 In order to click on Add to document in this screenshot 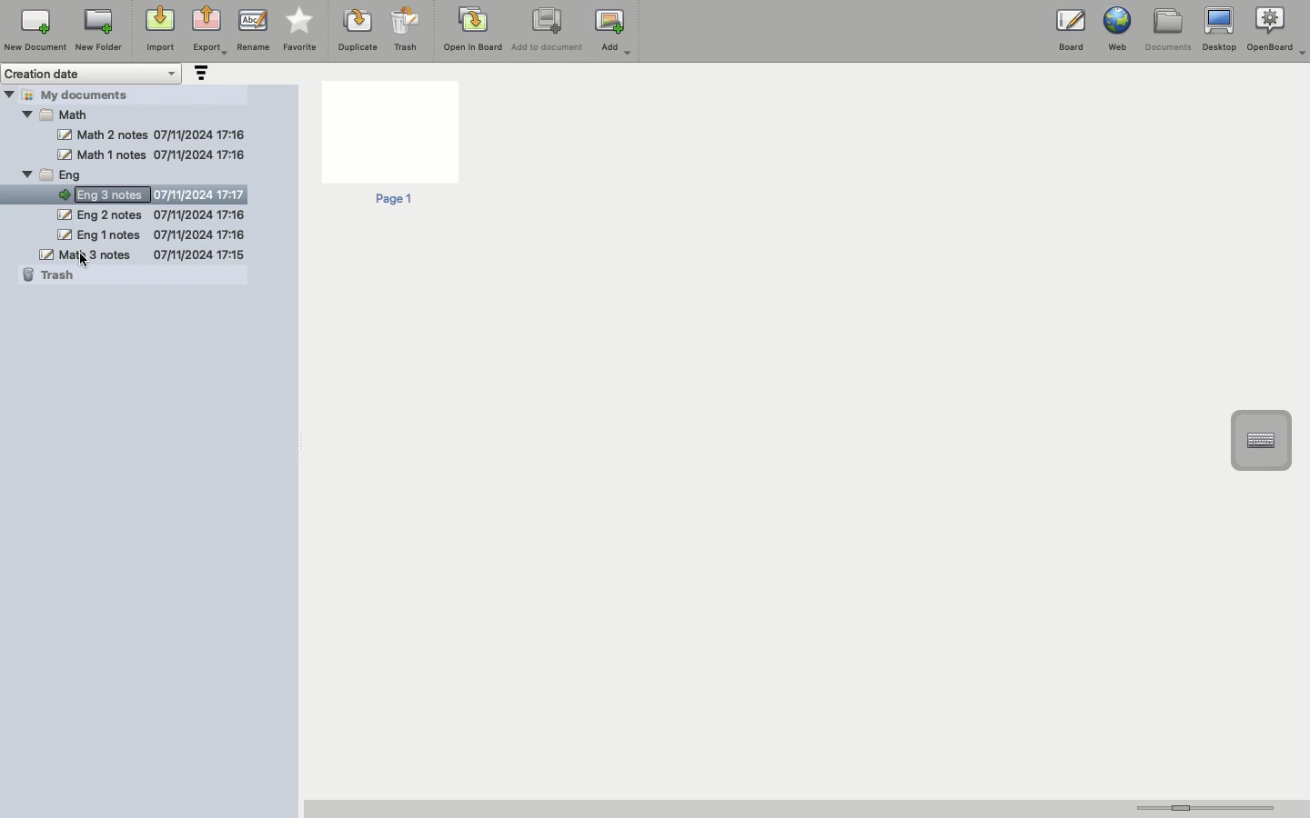, I will do `click(549, 31)`.